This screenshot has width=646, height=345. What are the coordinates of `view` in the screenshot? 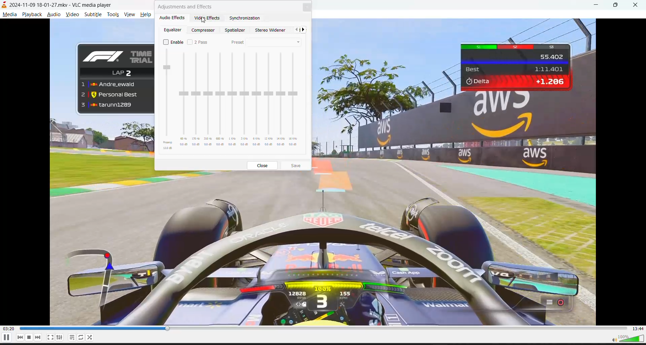 It's located at (130, 13).